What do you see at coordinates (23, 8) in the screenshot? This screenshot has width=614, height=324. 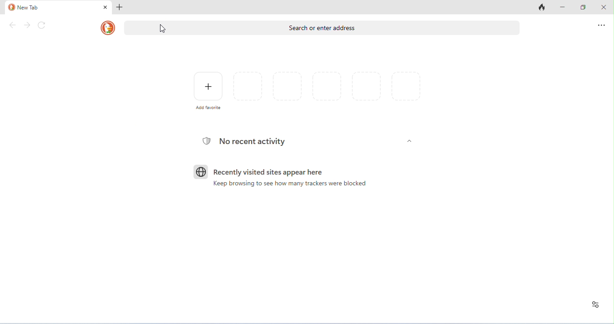 I see `new tab` at bounding box center [23, 8].